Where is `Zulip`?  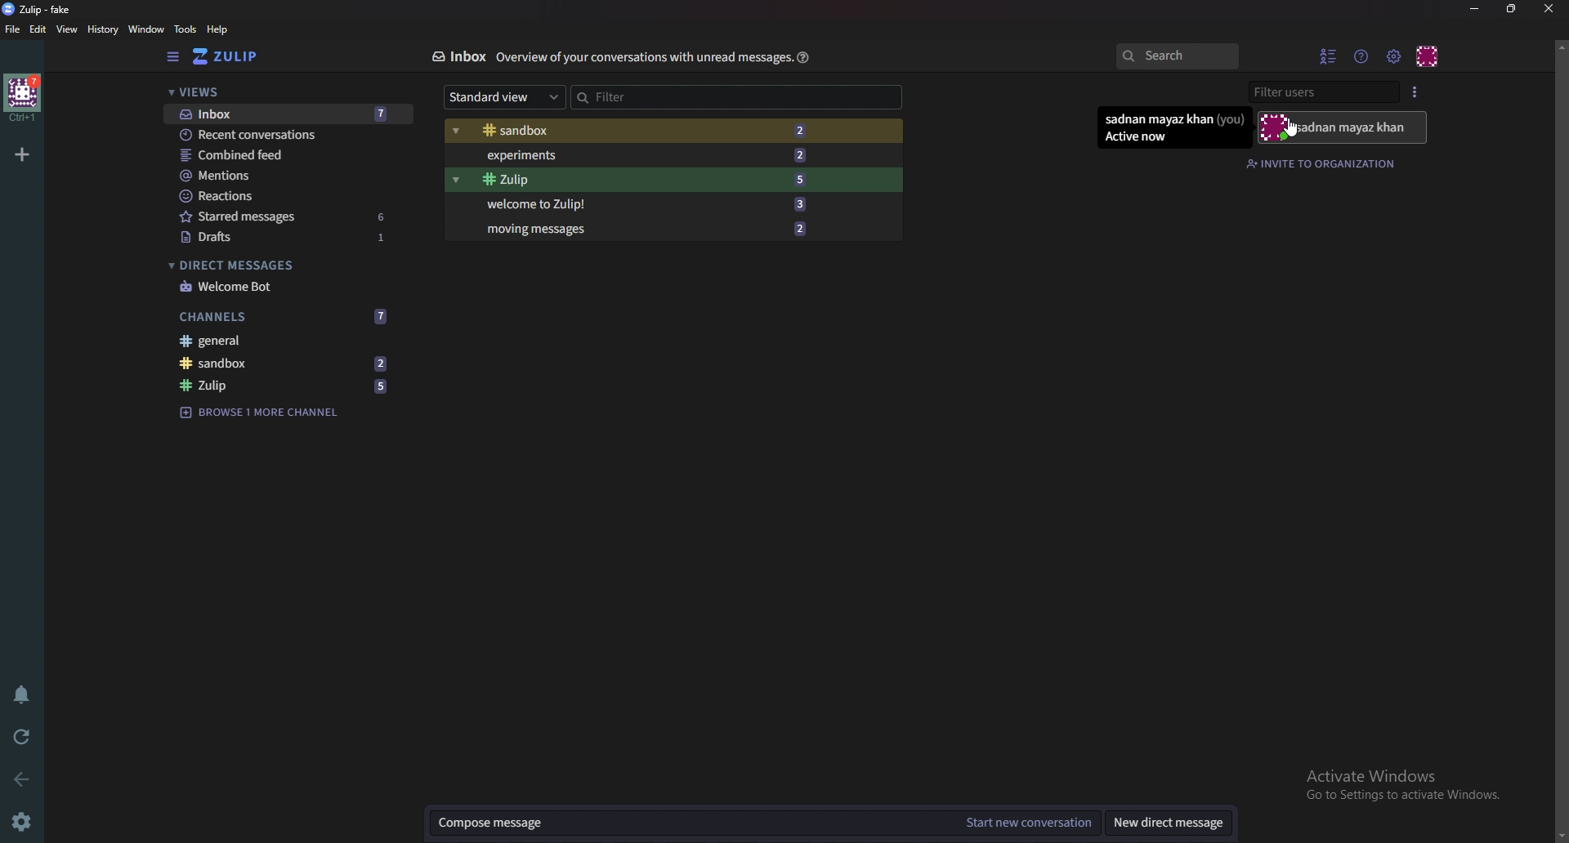
Zulip is located at coordinates (640, 180).